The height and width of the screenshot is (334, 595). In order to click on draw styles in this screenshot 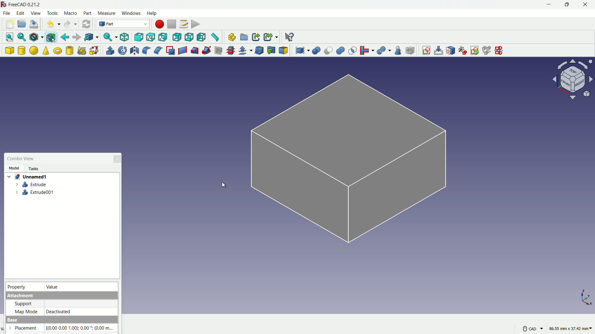, I will do `click(37, 37)`.